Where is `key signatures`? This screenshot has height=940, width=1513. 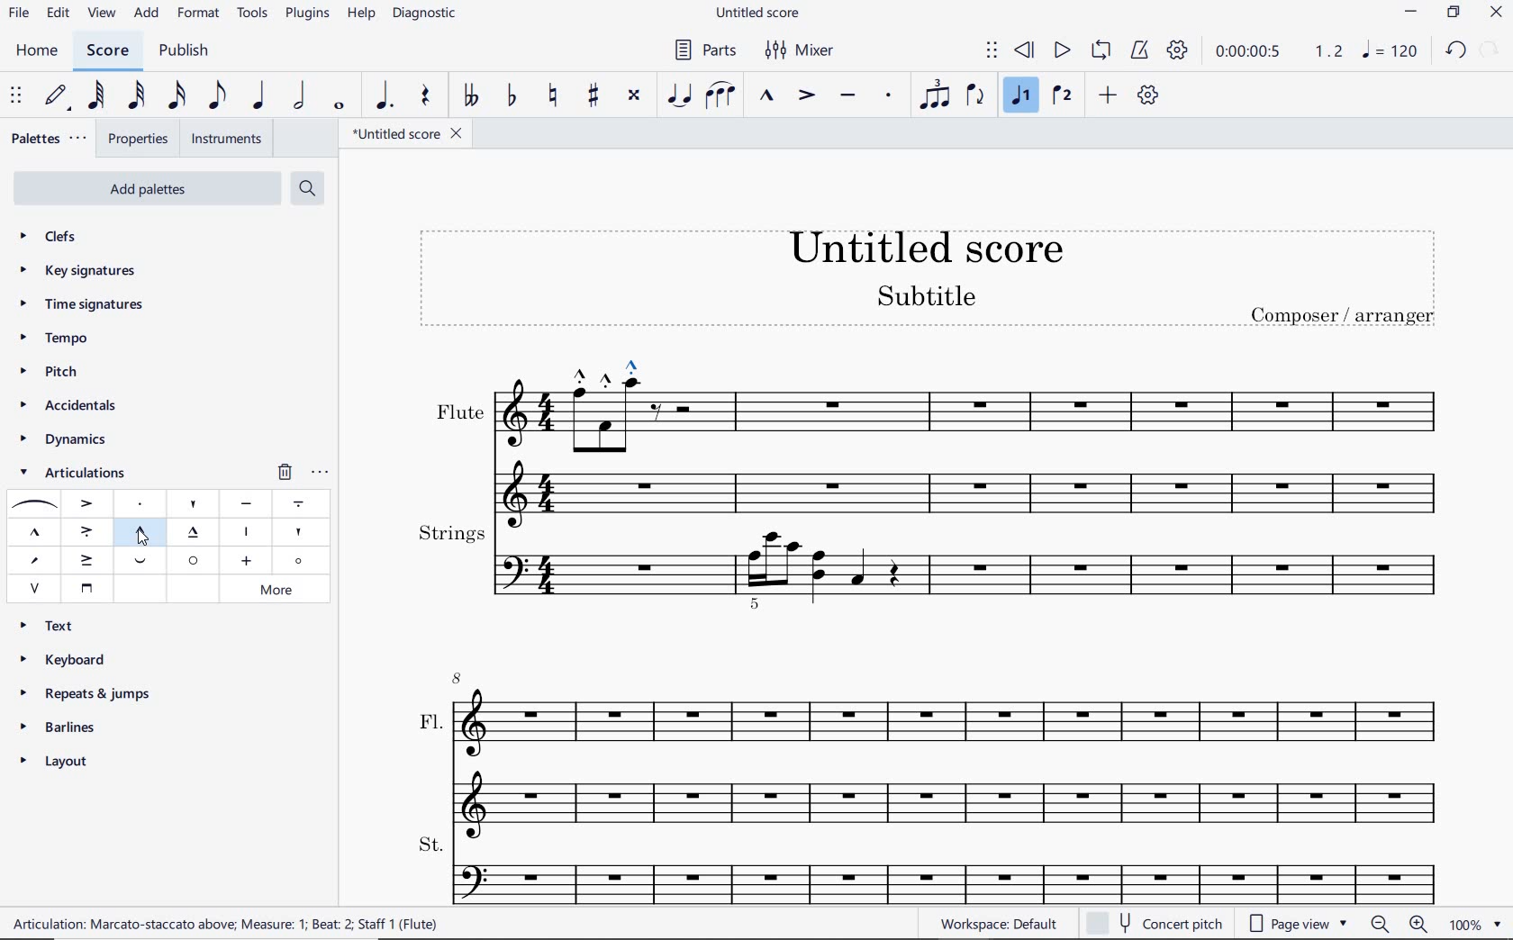 key signatures is located at coordinates (82, 274).